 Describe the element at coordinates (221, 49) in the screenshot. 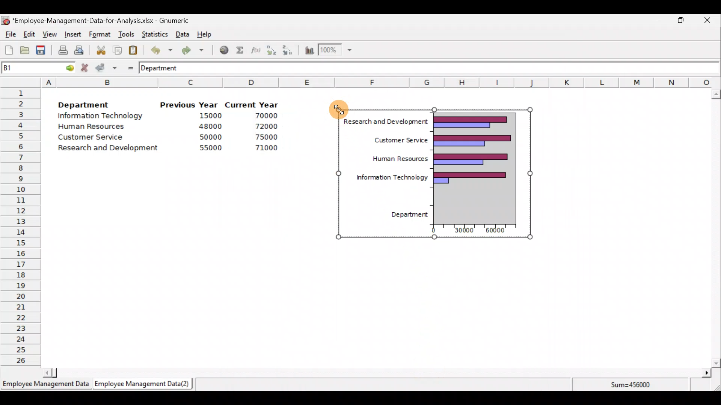

I see `Insert hyperlink` at that location.